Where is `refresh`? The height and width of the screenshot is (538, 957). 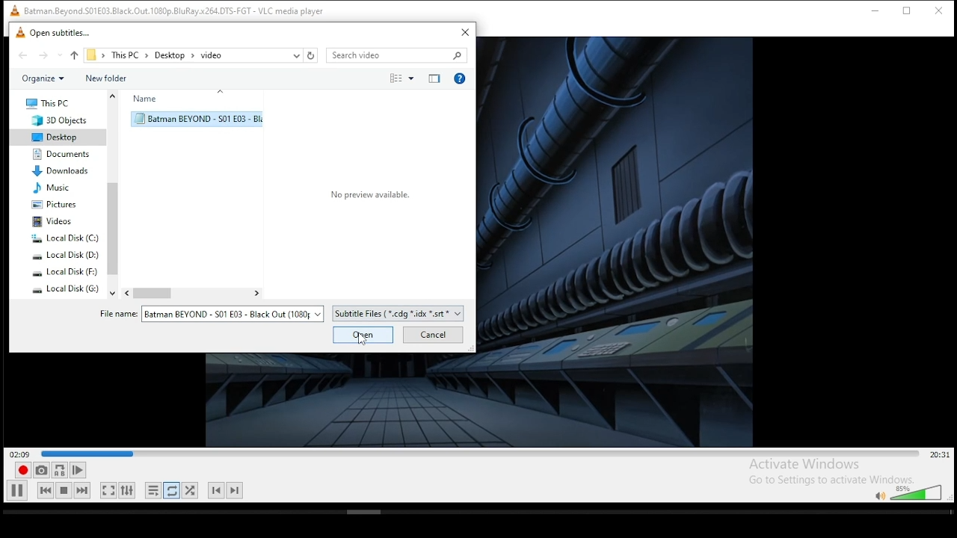 refresh is located at coordinates (312, 55).